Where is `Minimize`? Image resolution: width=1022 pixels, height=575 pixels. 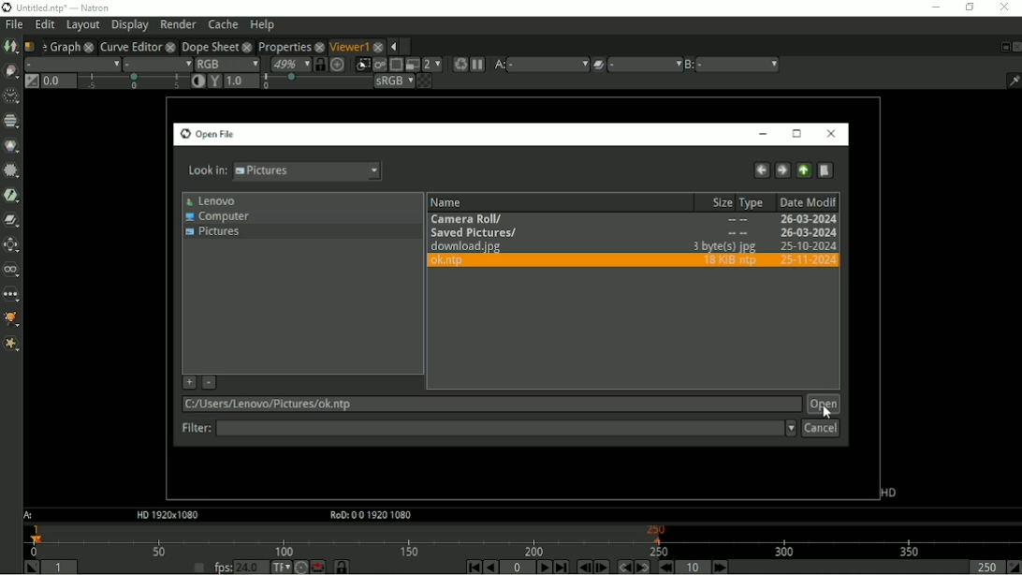
Minimize is located at coordinates (763, 134).